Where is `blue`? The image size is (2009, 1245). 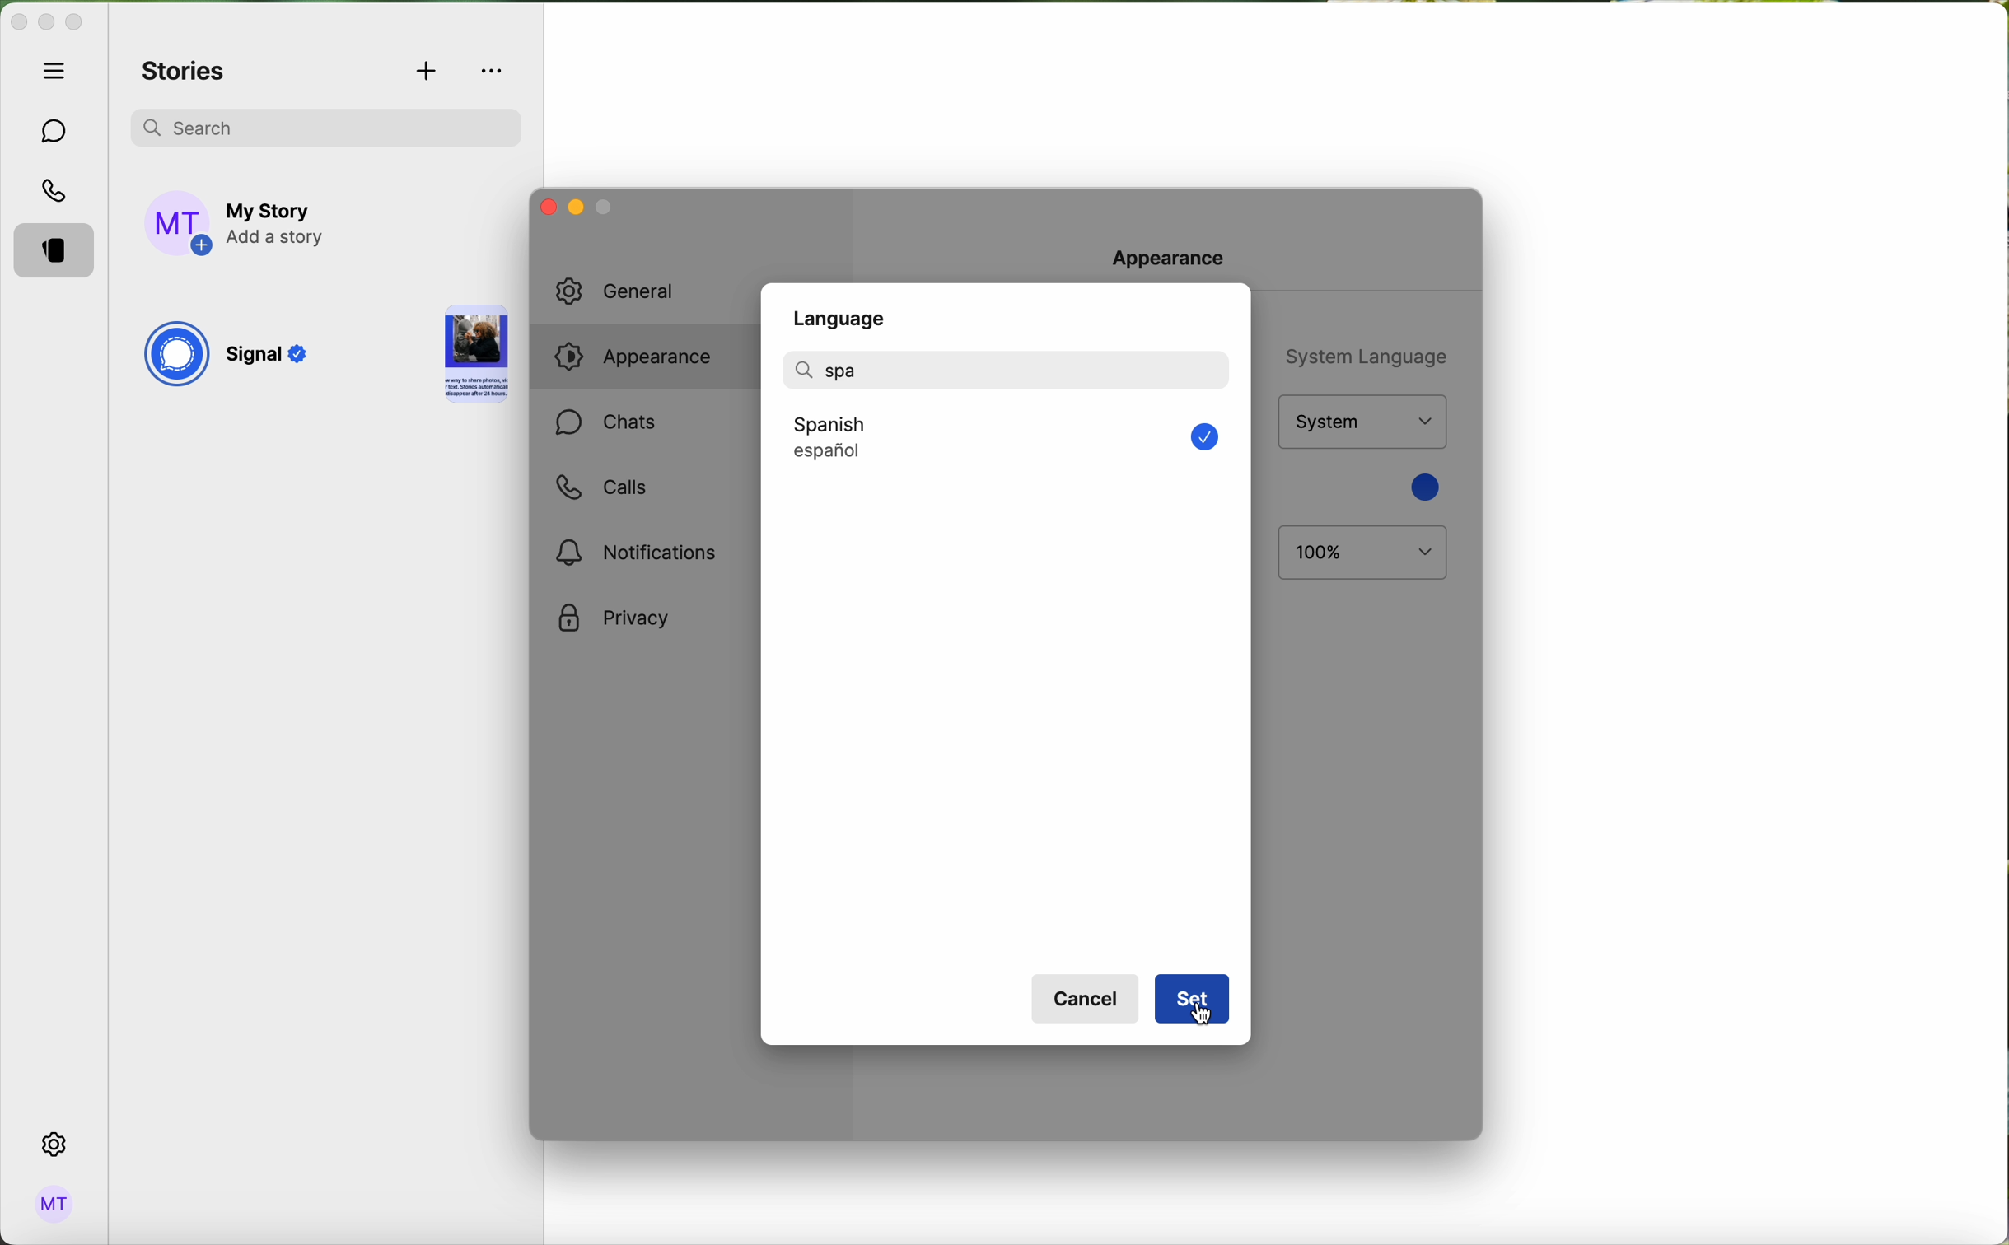
blue is located at coordinates (1423, 487).